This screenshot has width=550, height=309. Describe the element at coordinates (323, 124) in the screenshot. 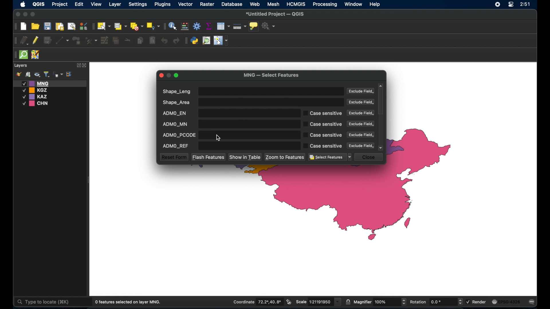

I see `case sensitive` at that location.